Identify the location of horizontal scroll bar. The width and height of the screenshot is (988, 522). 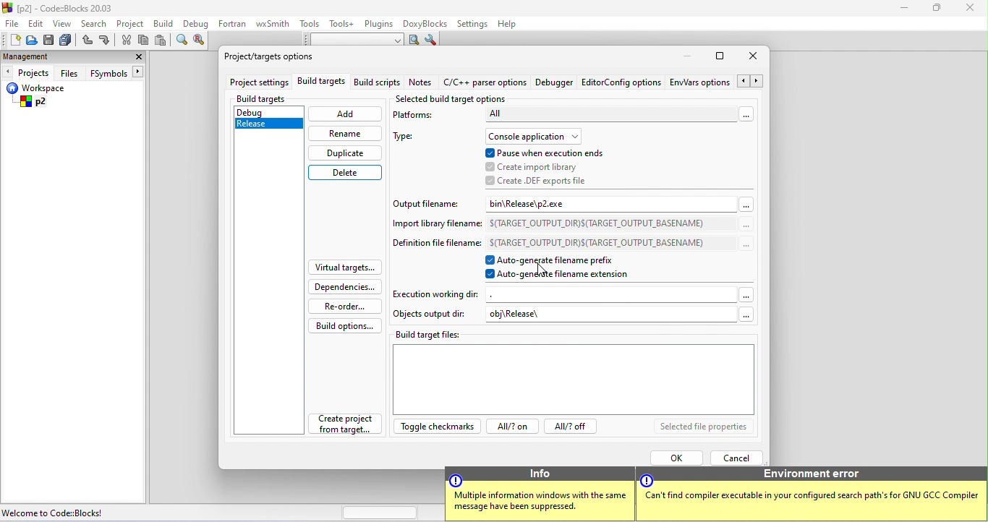
(380, 513).